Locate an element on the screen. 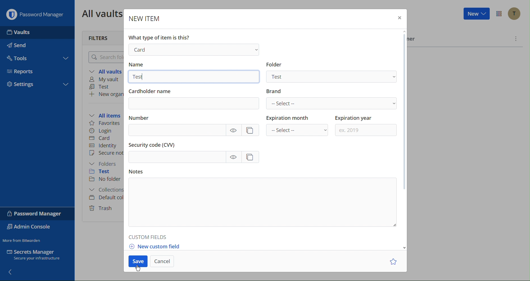 This screenshot has height=281, width=530. All vaults is located at coordinates (101, 13).